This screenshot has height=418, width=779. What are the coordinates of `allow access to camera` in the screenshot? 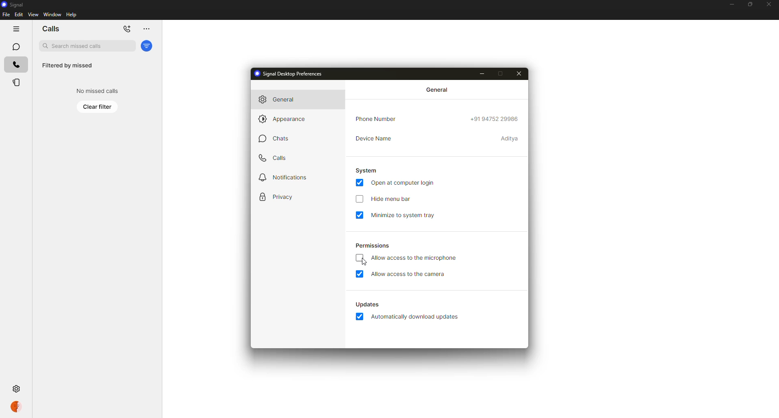 It's located at (410, 274).